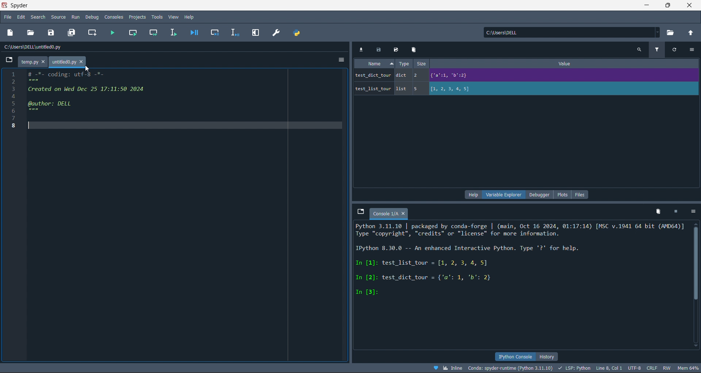 The height and width of the screenshot is (373, 701). What do you see at coordinates (37, 17) in the screenshot?
I see `search` at bounding box center [37, 17].